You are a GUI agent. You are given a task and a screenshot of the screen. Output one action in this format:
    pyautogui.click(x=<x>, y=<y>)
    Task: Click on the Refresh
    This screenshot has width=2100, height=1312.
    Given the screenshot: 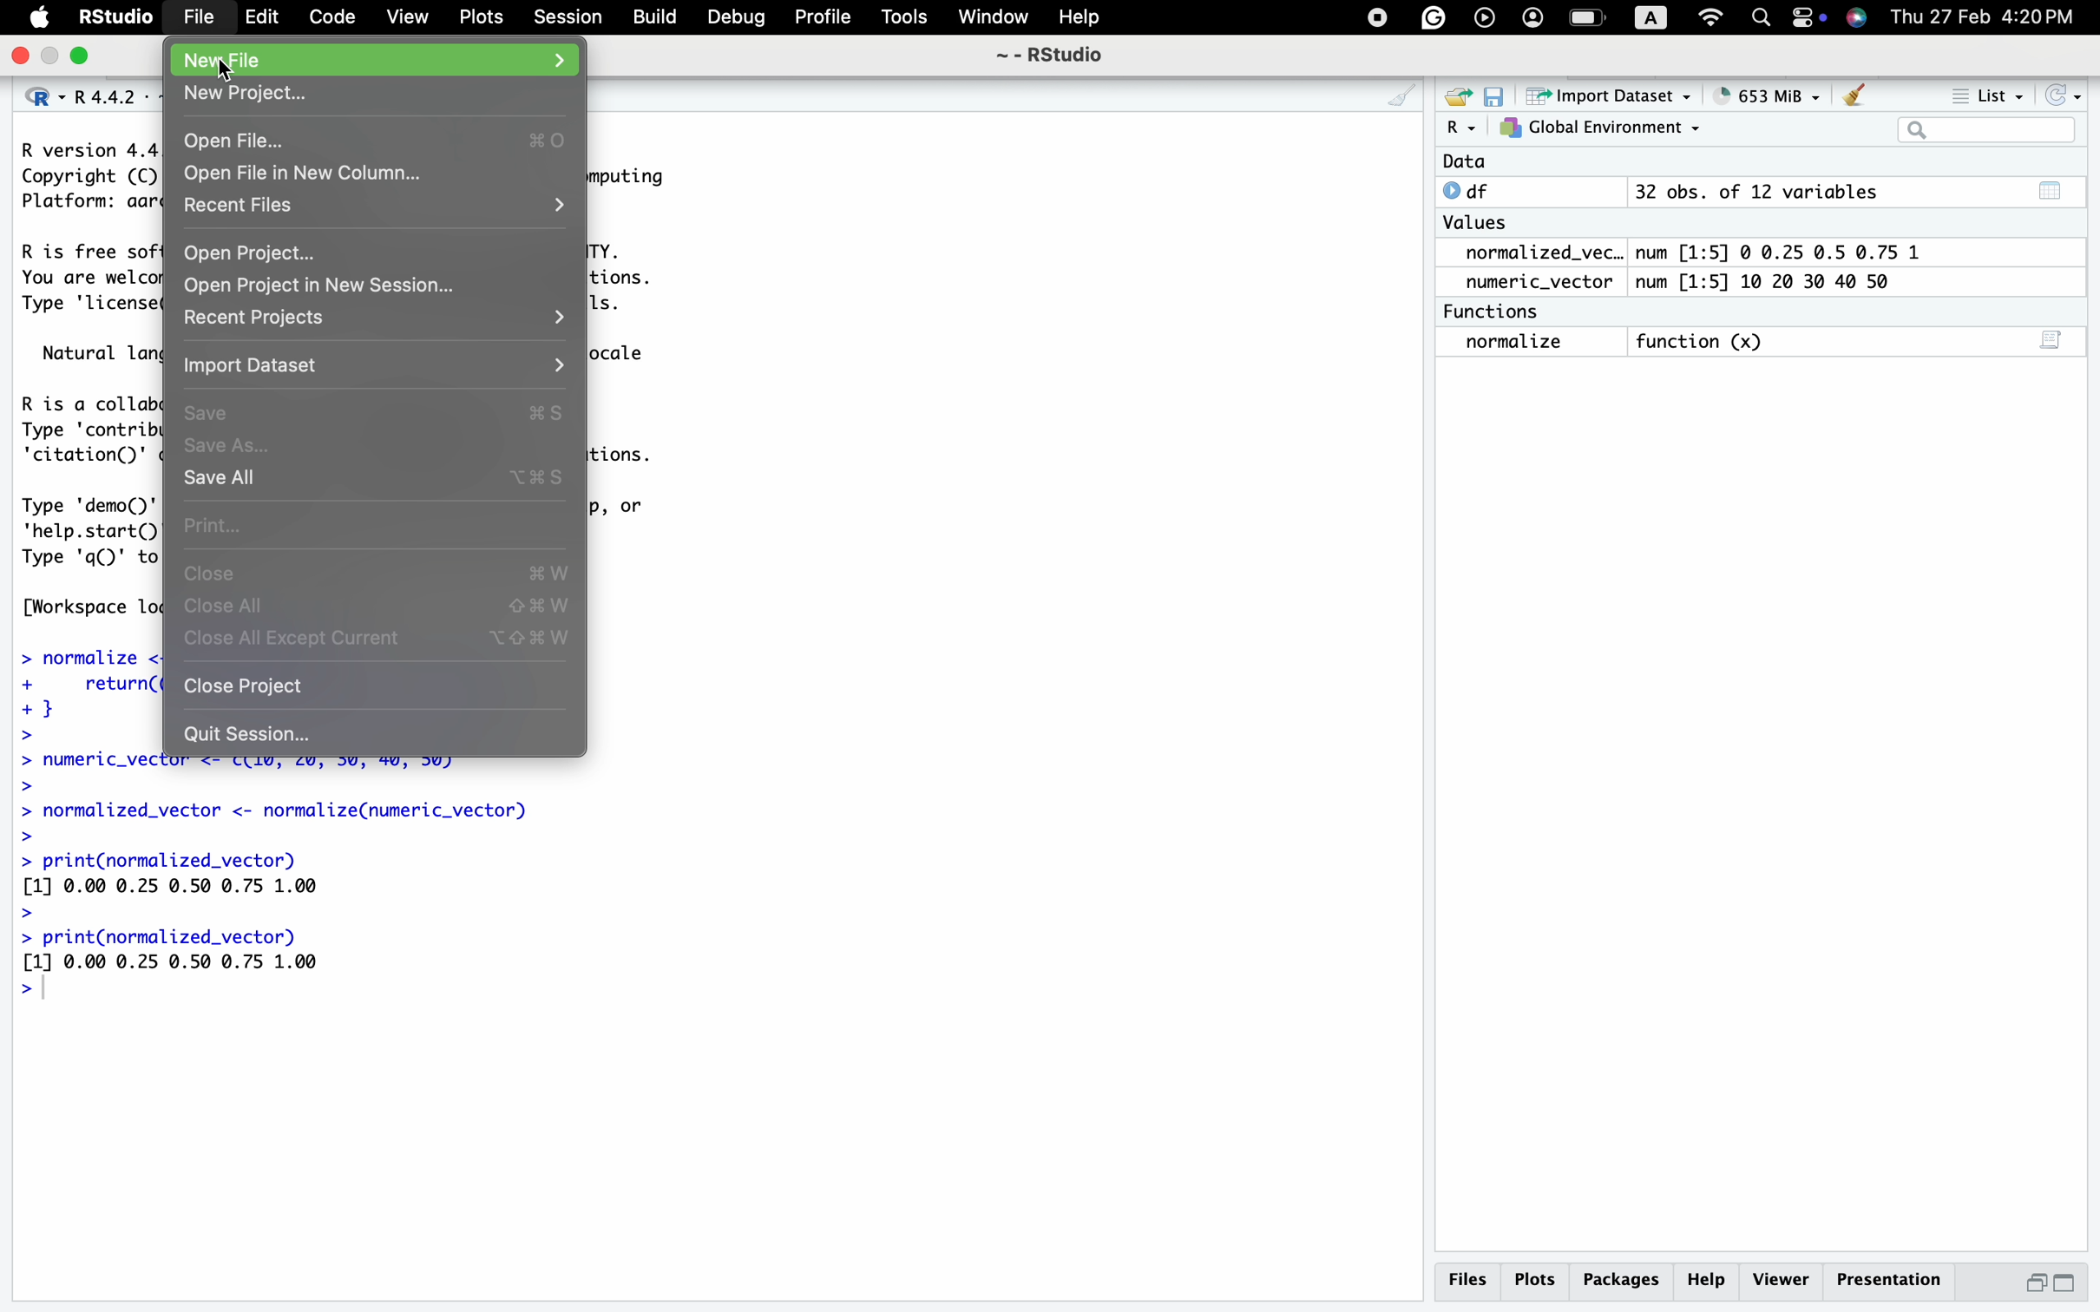 What is the action you would take?
    pyautogui.click(x=2065, y=95)
    